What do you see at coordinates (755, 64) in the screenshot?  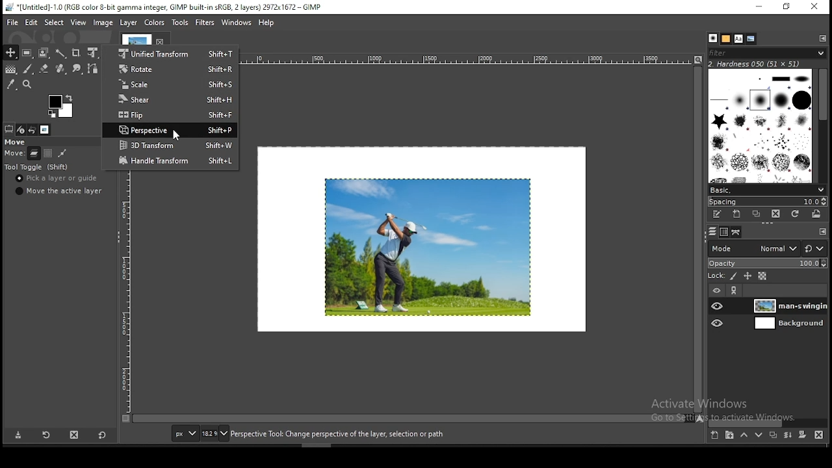 I see `hardness 050 (51x51)` at bounding box center [755, 64].